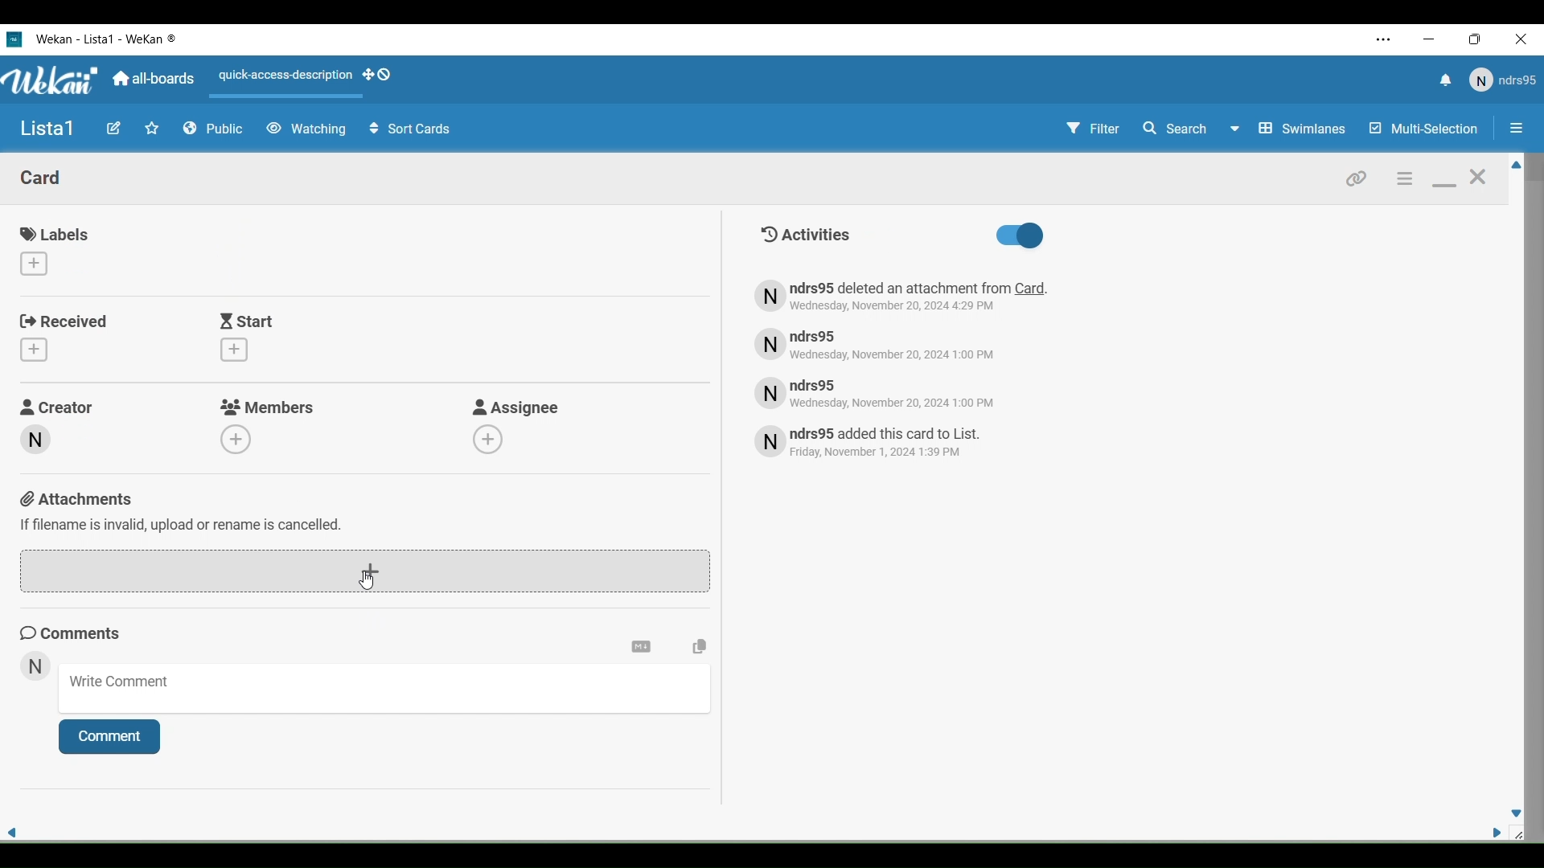 The height and width of the screenshot is (868, 1544). What do you see at coordinates (1513, 130) in the screenshot?
I see `Option` at bounding box center [1513, 130].